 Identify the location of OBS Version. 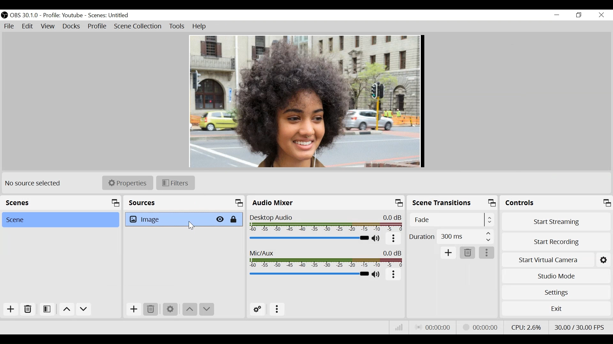
(24, 16).